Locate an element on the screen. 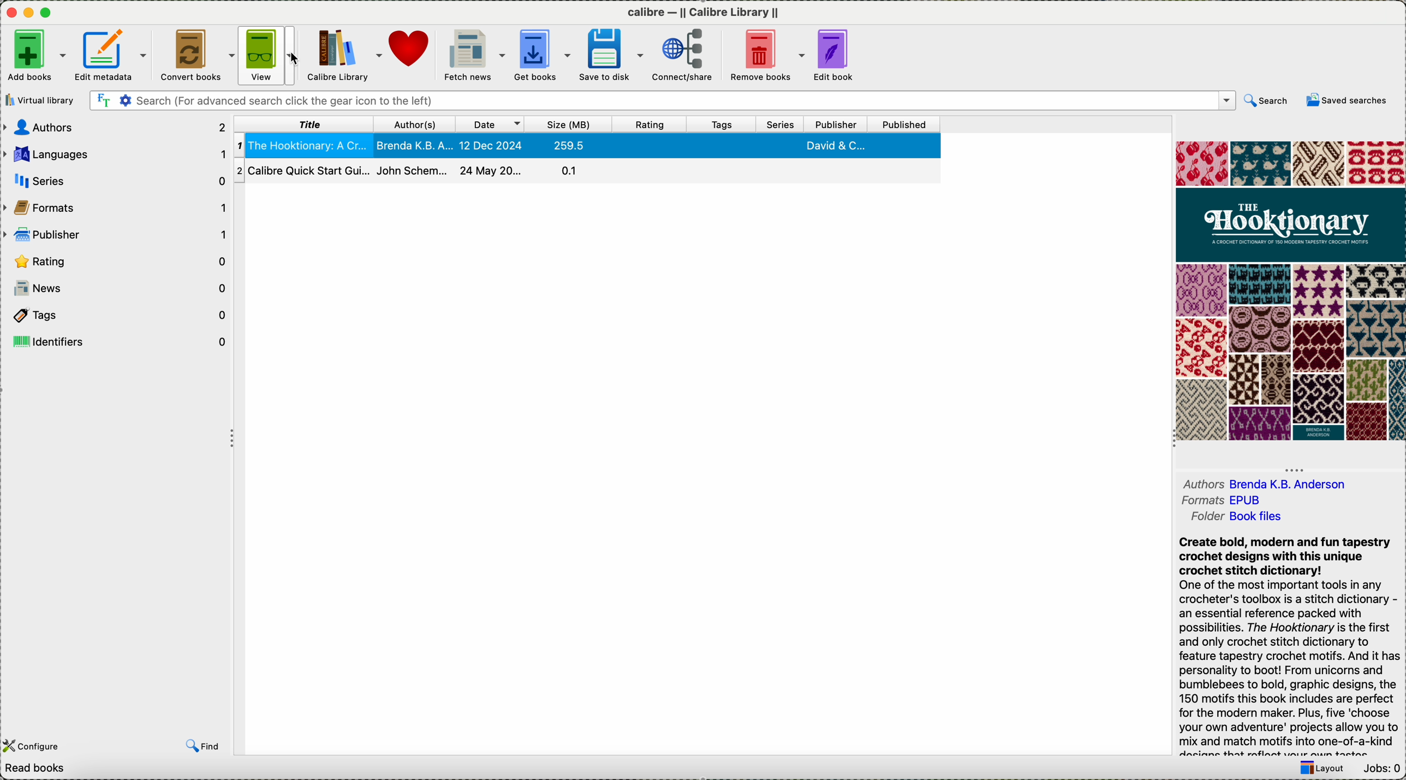  size is located at coordinates (566, 124).